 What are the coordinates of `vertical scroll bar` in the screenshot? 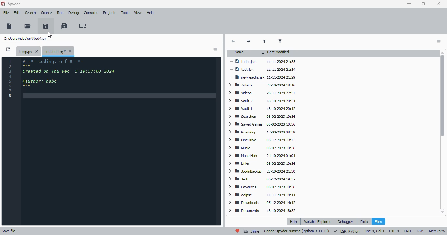 It's located at (442, 95).